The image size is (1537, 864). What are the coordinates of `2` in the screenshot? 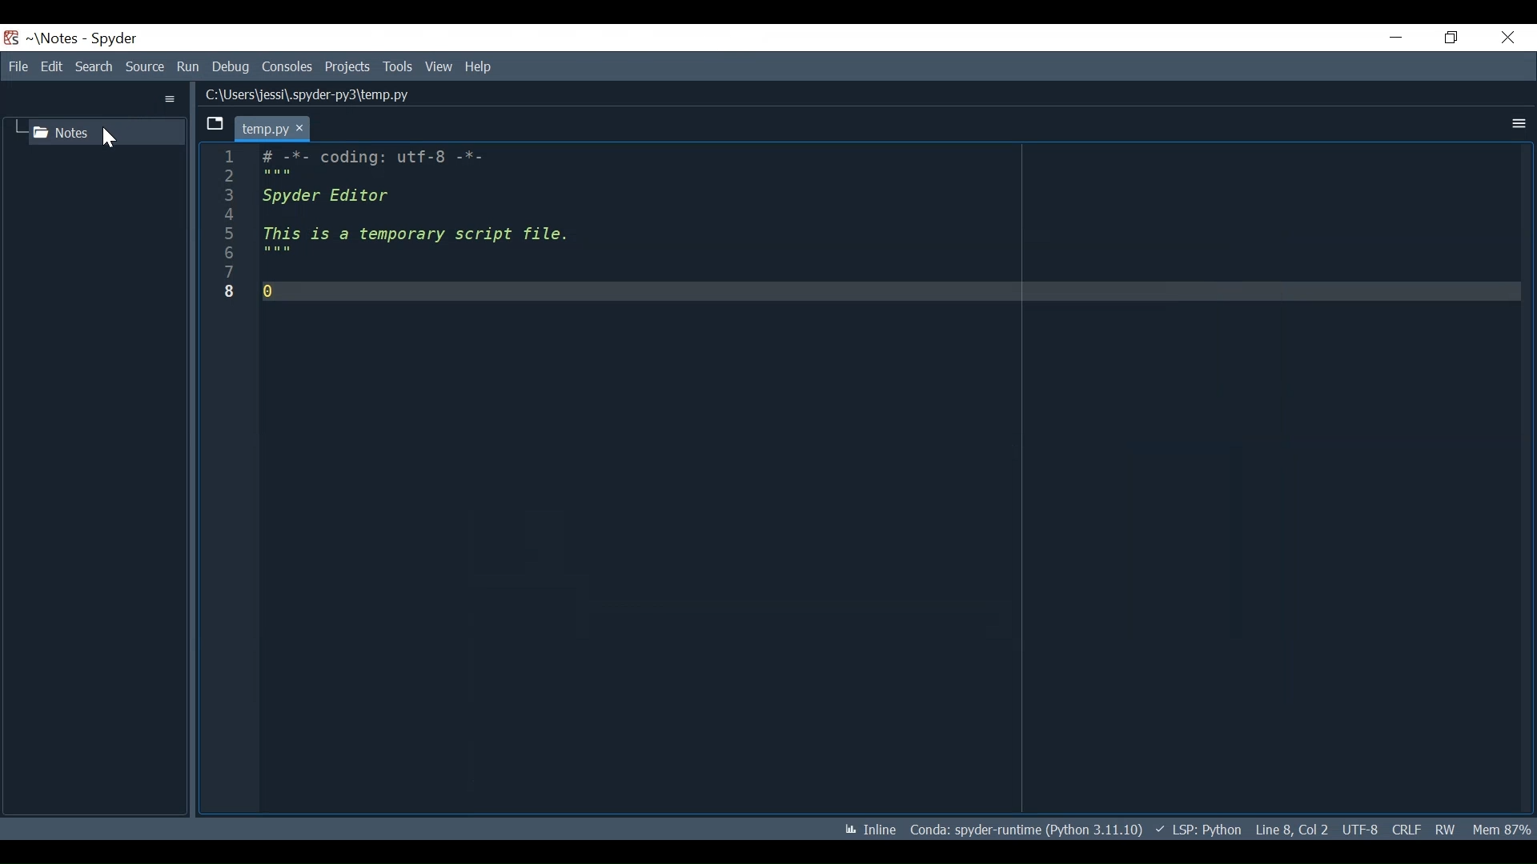 It's located at (229, 179).